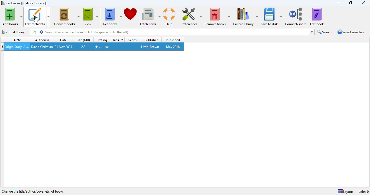  I want to click on Jobs: 0, so click(364, 191).